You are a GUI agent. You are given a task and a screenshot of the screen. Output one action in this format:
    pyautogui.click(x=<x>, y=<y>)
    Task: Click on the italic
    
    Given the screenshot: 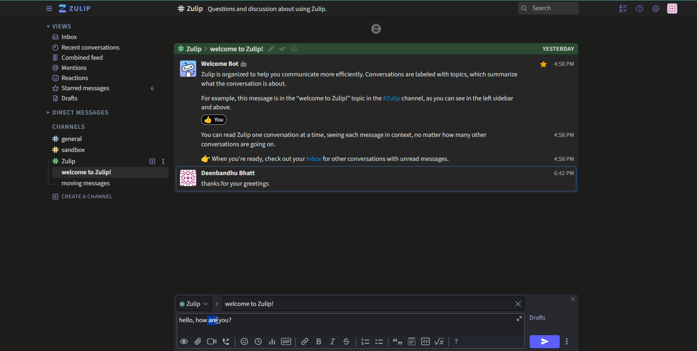 What is the action you would take?
    pyautogui.click(x=332, y=342)
    